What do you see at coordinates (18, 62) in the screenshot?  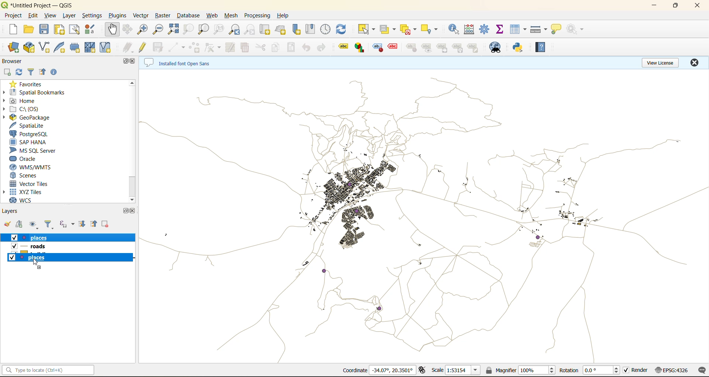 I see `browser` at bounding box center [18, 62].